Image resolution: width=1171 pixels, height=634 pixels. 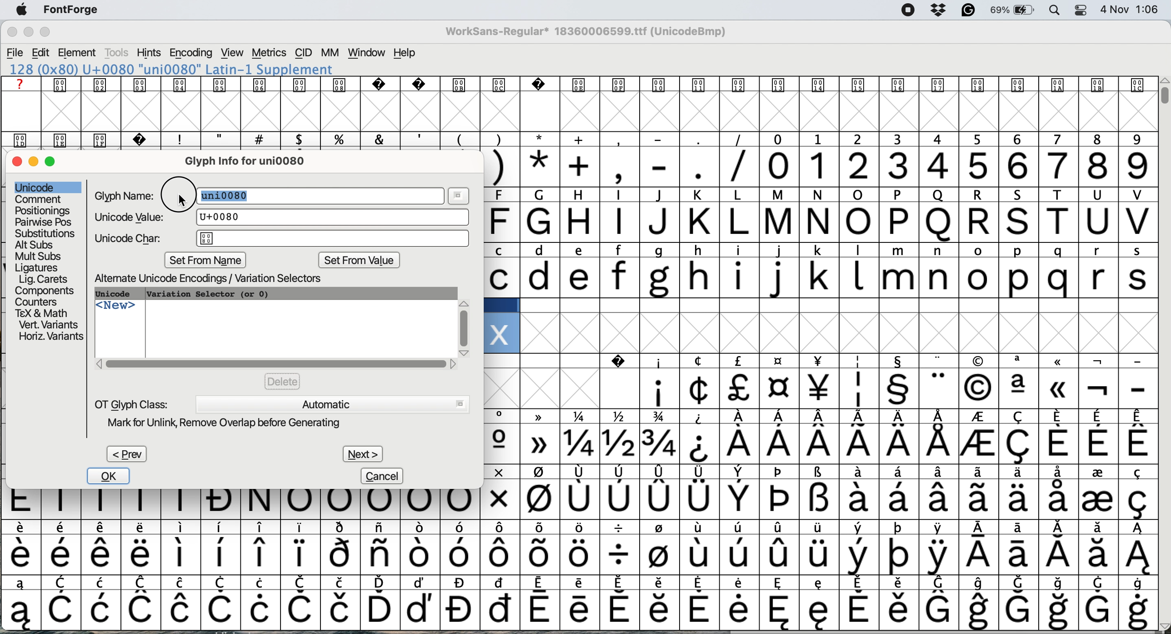 What do you see at coordinates (12, 33) in the screenshot?
I see `close` at bounding box center [12, 33].